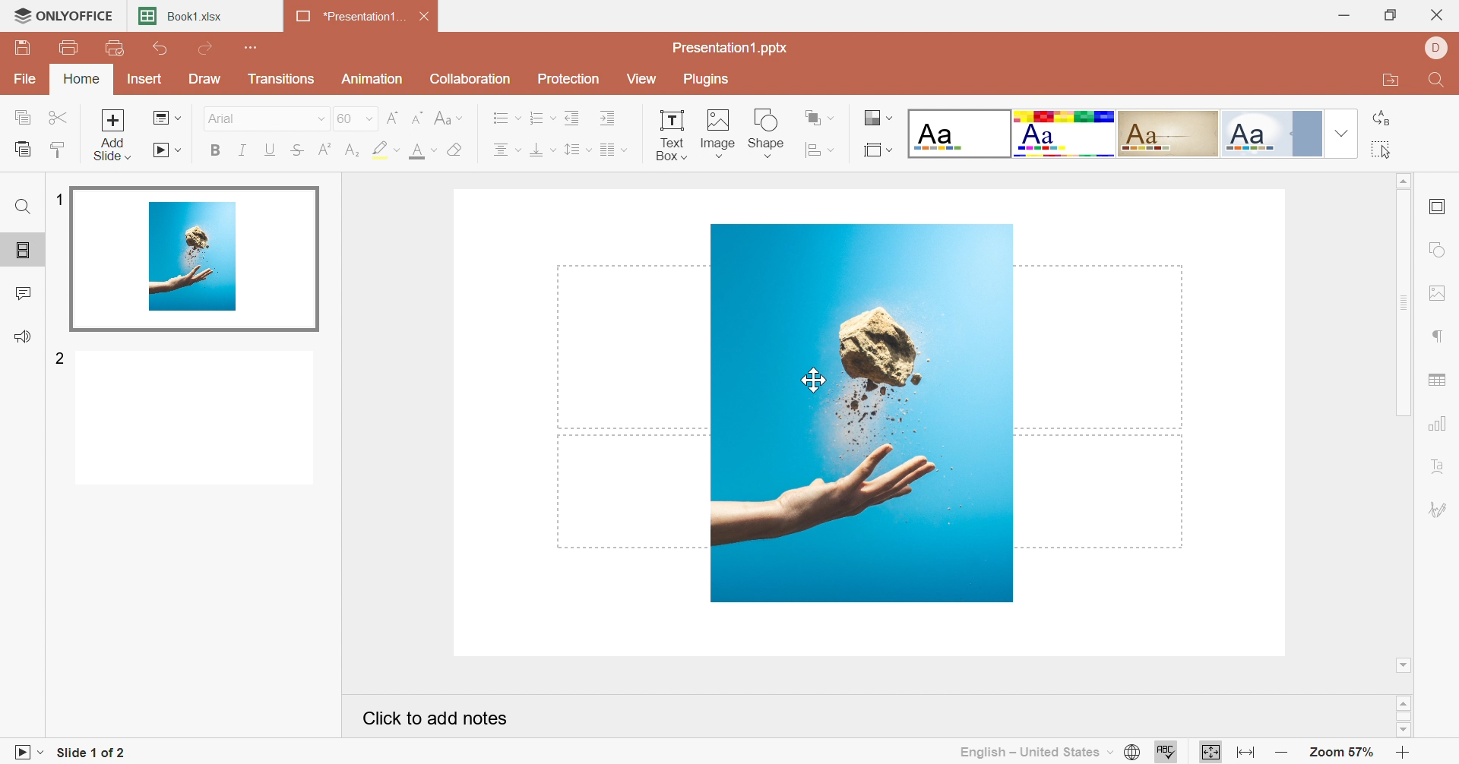  I want to click on Zoom In, so click(1404, 752).